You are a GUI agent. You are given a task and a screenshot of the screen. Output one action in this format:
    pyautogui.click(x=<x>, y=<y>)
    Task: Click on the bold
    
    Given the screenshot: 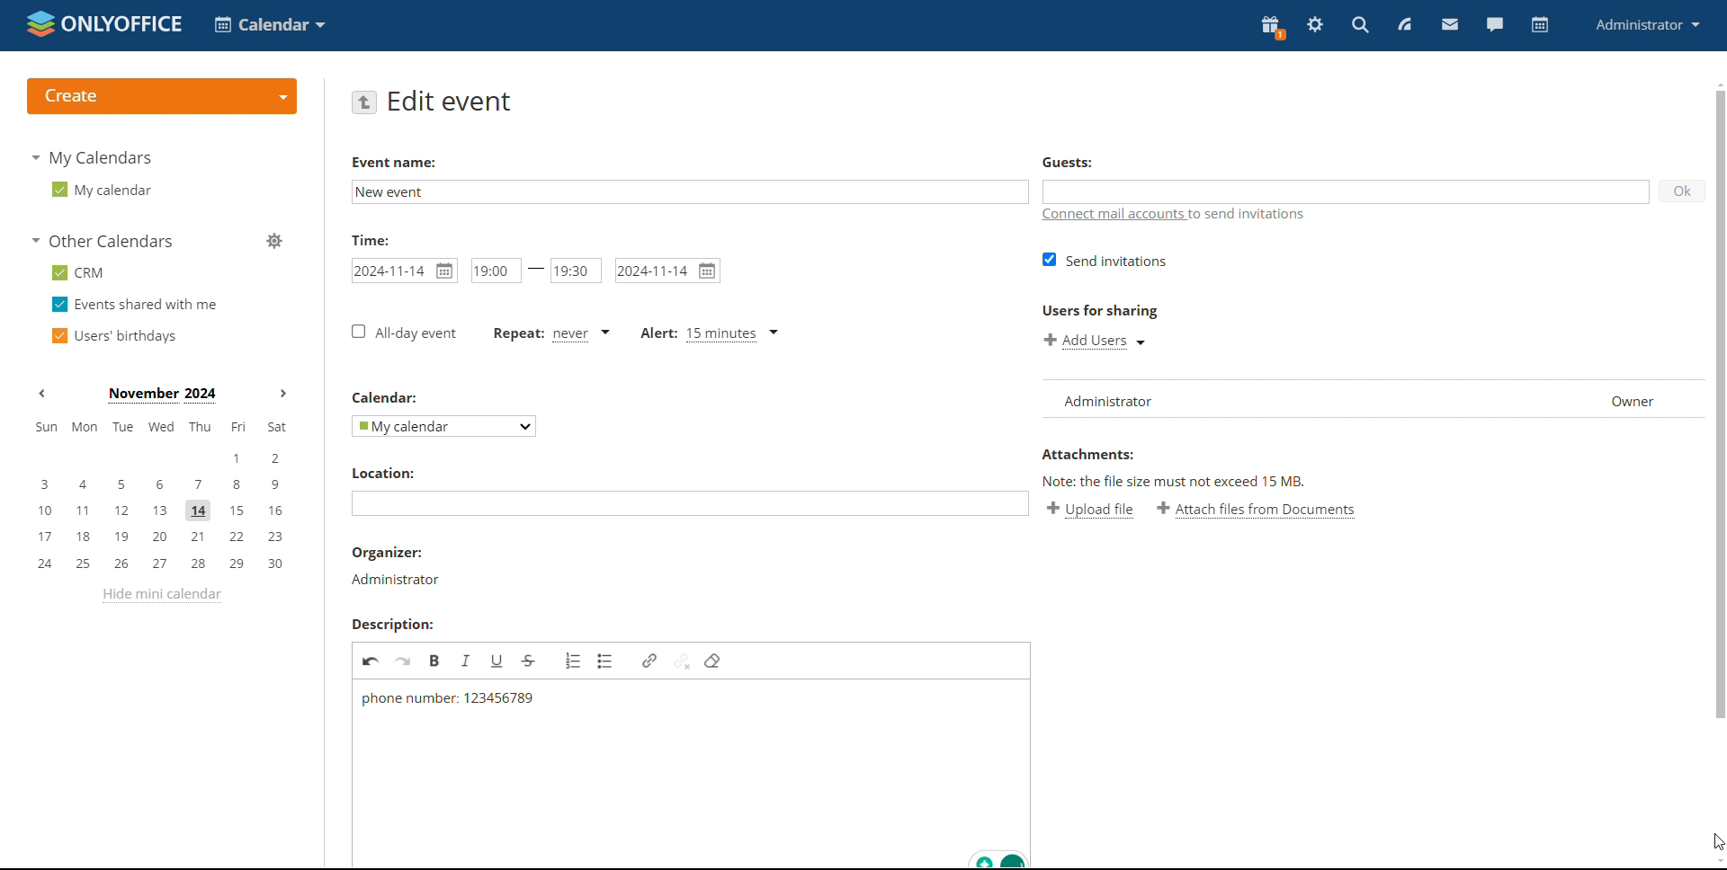 What is the action you would take?
    pyautogui.click(x=435, y=660)
    